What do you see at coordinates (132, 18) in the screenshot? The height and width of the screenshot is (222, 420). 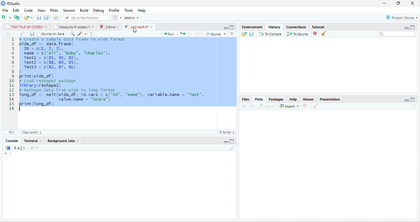 I see `Addins` at bounding box center [132, 18].